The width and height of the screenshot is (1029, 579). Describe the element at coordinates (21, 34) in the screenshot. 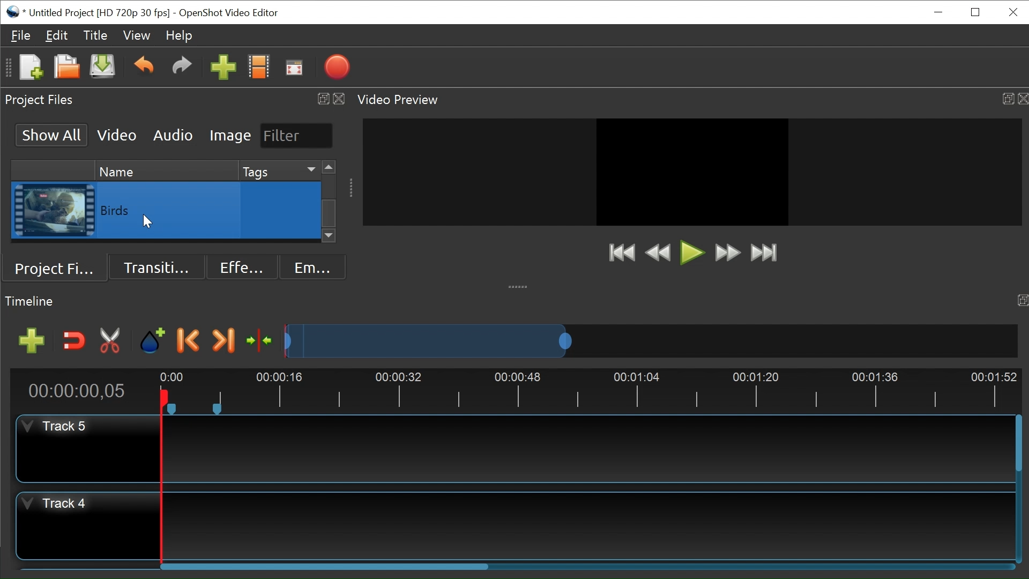

I see `Files` at that location.